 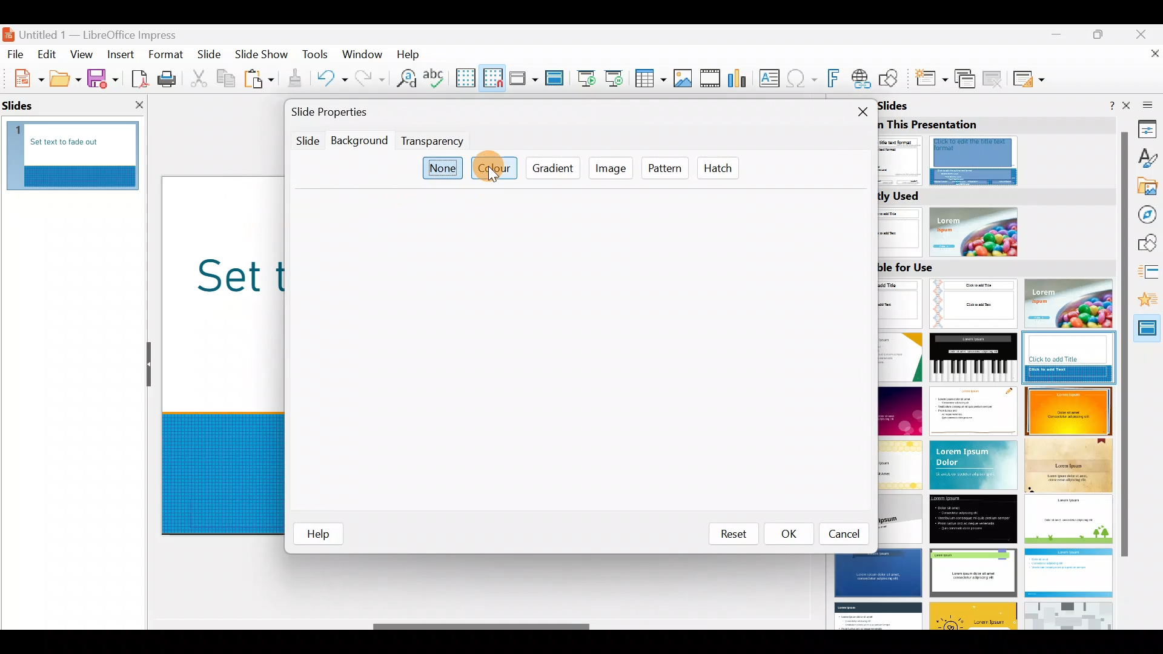 What do you see at coordinates (785, 533) in the screenshot?
I see `OK` at bounding box center [785, 533].